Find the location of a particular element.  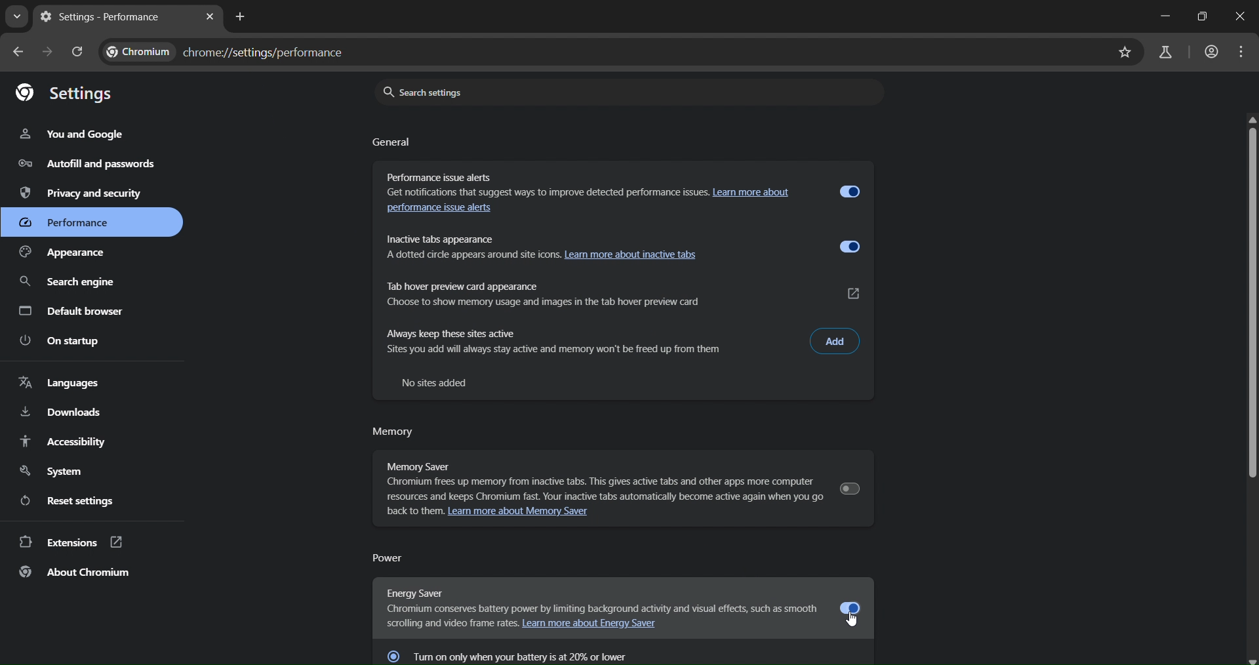

search tabs is located at coordinates (16, 17).